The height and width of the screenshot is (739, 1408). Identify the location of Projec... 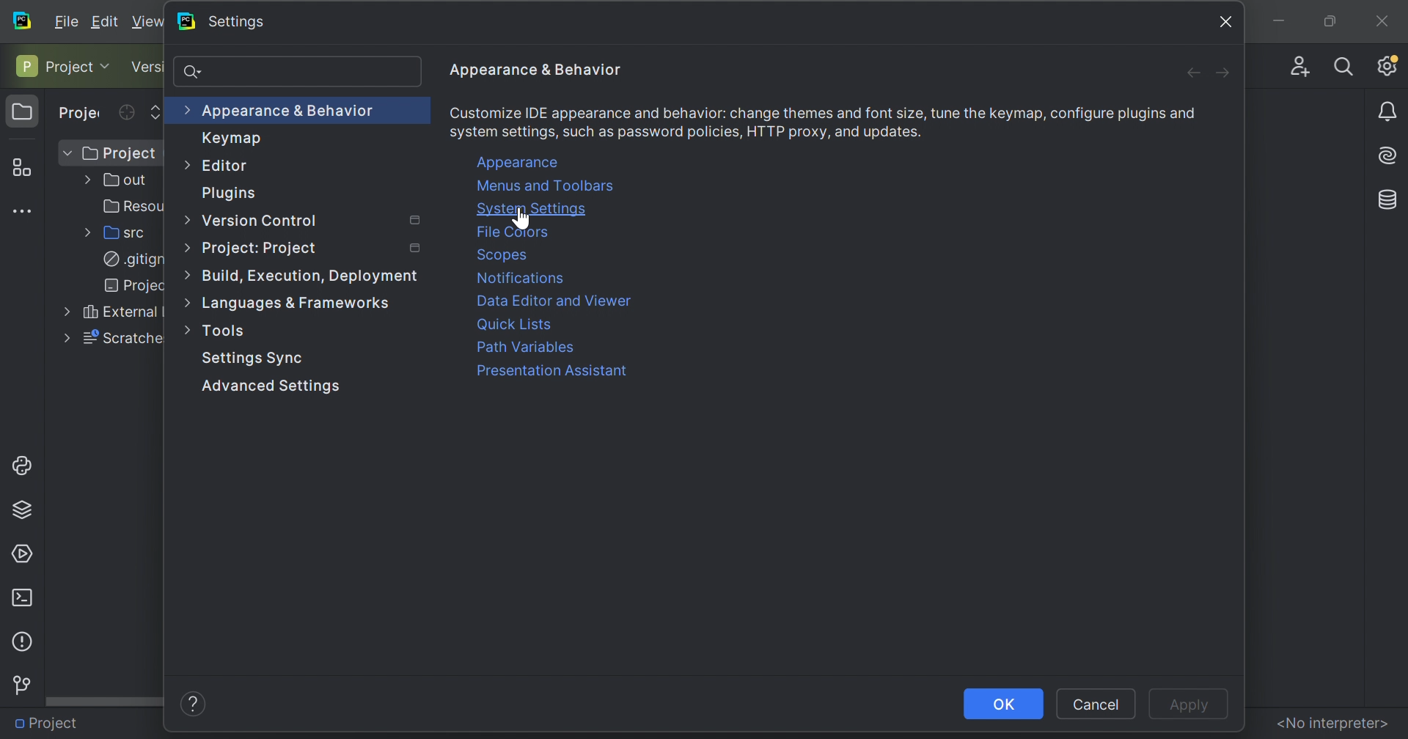
(125, 286).